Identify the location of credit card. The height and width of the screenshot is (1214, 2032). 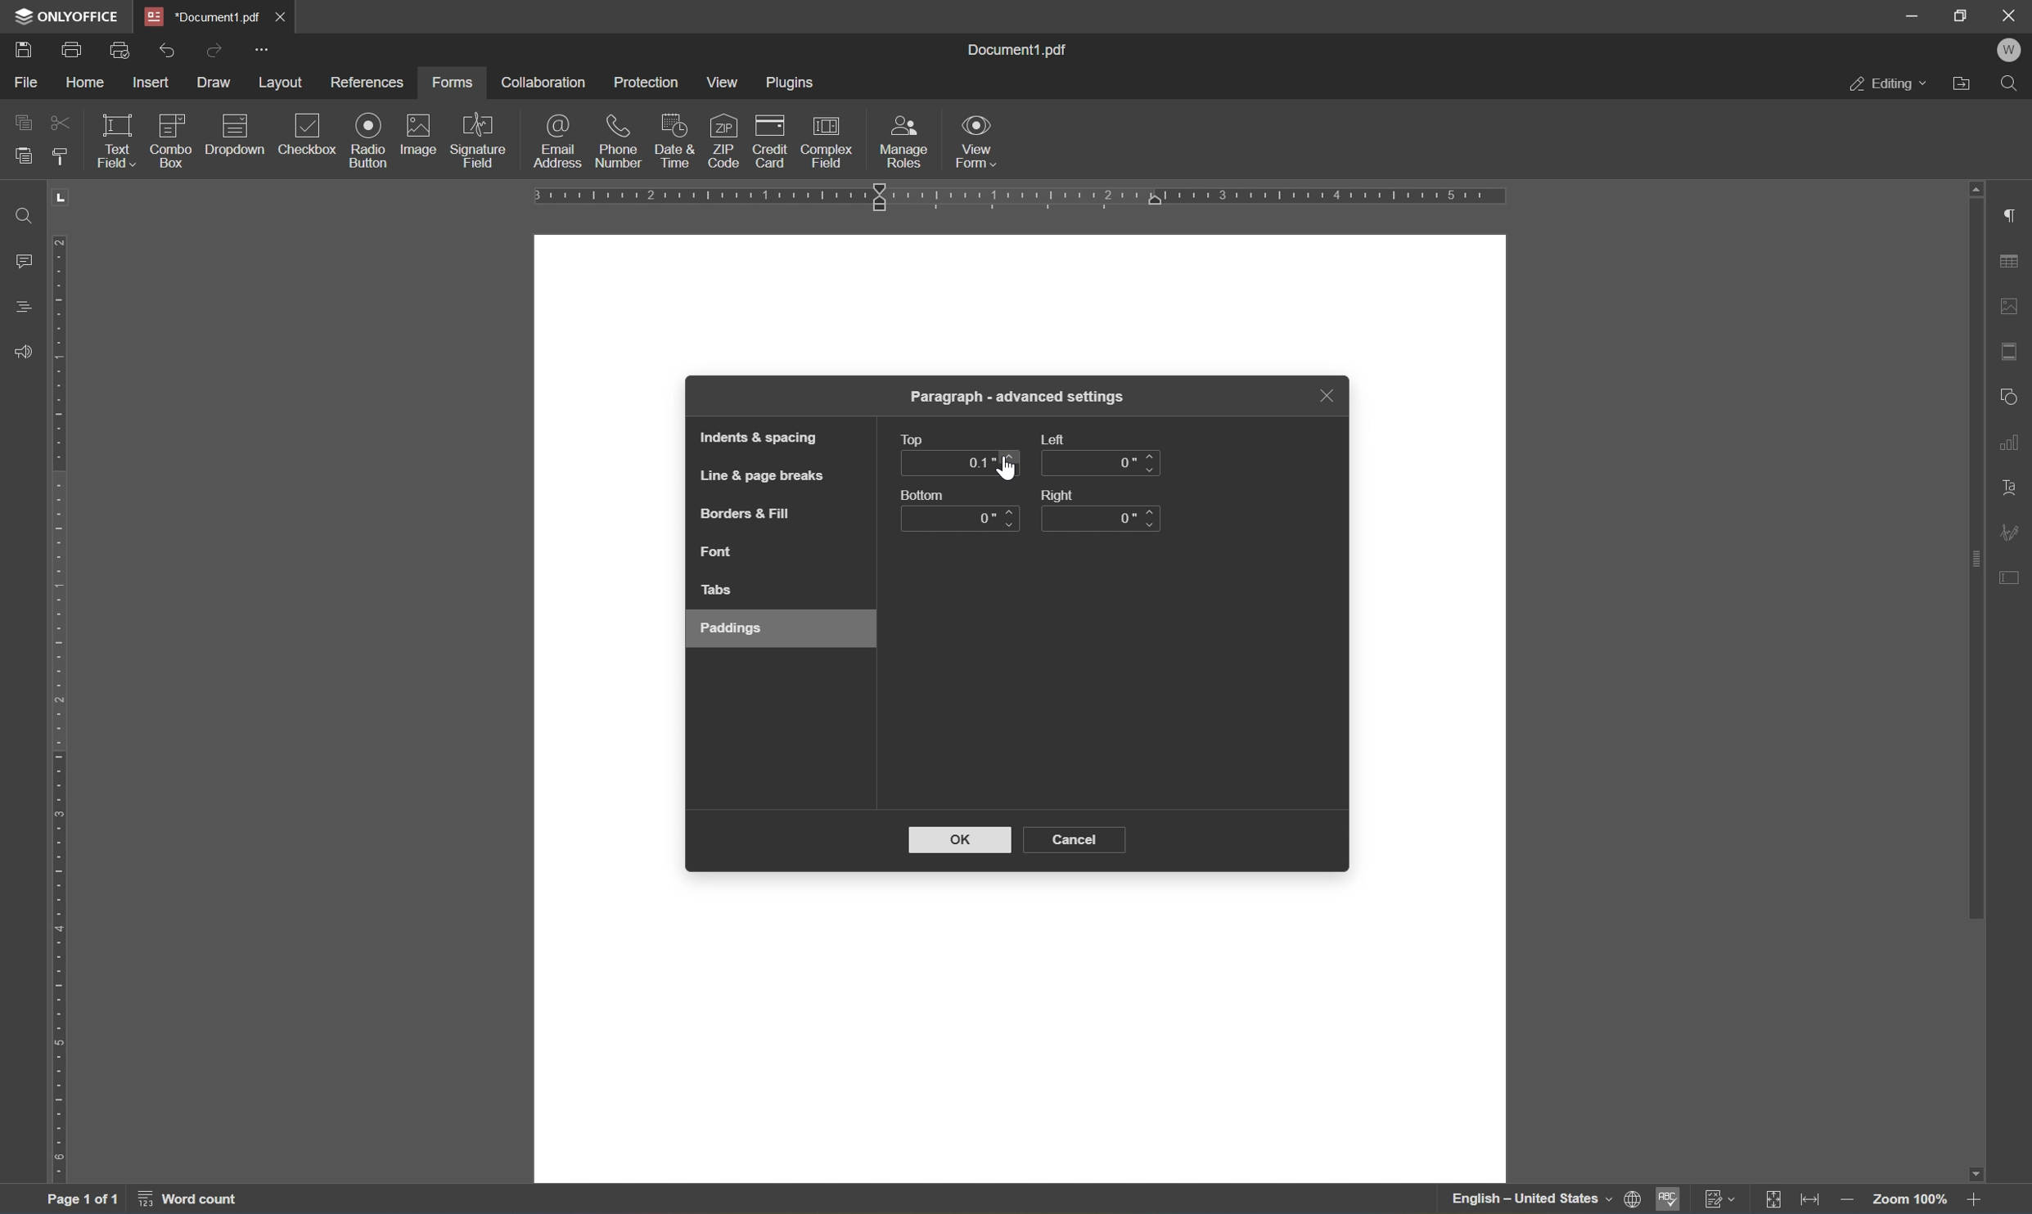
(770, 141).